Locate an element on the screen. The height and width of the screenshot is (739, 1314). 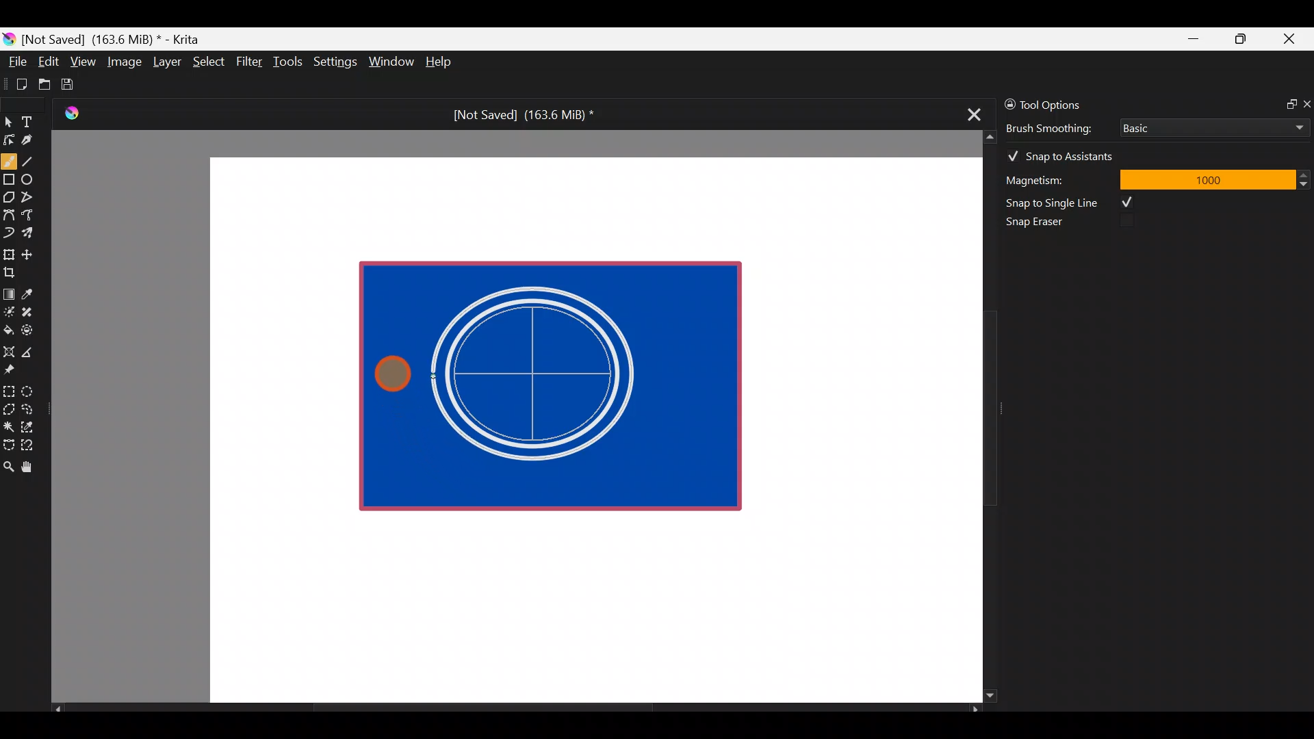
[Not Saved] (163.6 MiB) * is located at coordinates (518, 115).